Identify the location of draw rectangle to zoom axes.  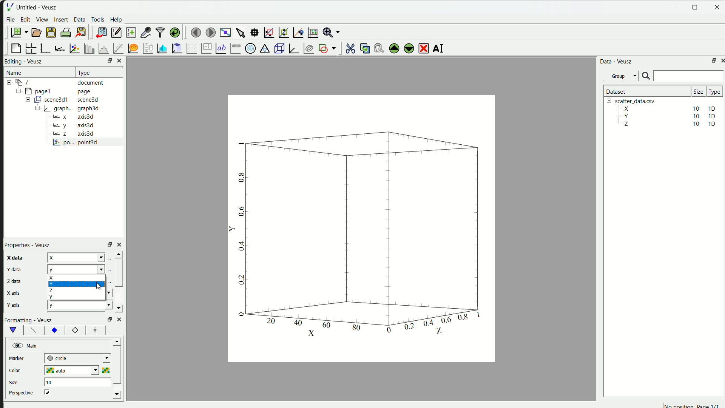
(269, 31).